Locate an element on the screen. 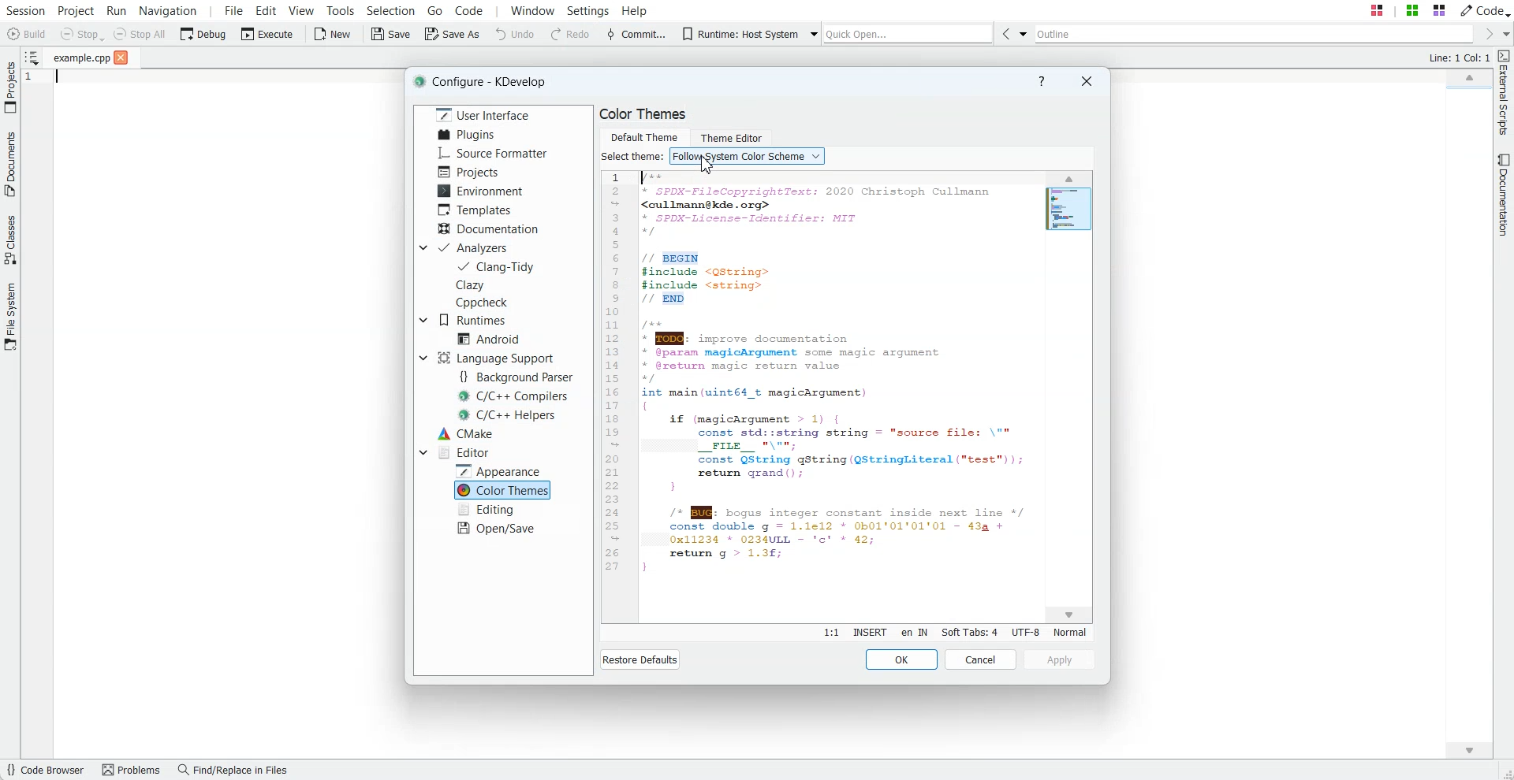 Image resolution: width=1514 pixels, height=780 pixels. Build is located at coordinates (25, 34).